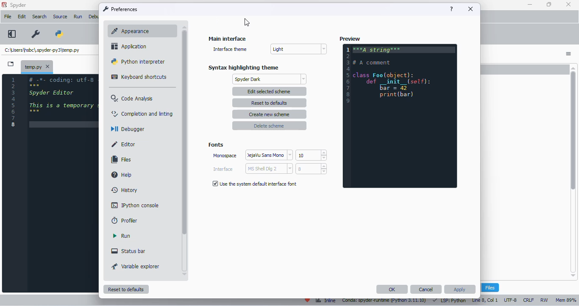 The height and width of the screenshot is (306, 579). Describe the element at coordinates (326, 301) in the screenshot. I see `inline` at that location.